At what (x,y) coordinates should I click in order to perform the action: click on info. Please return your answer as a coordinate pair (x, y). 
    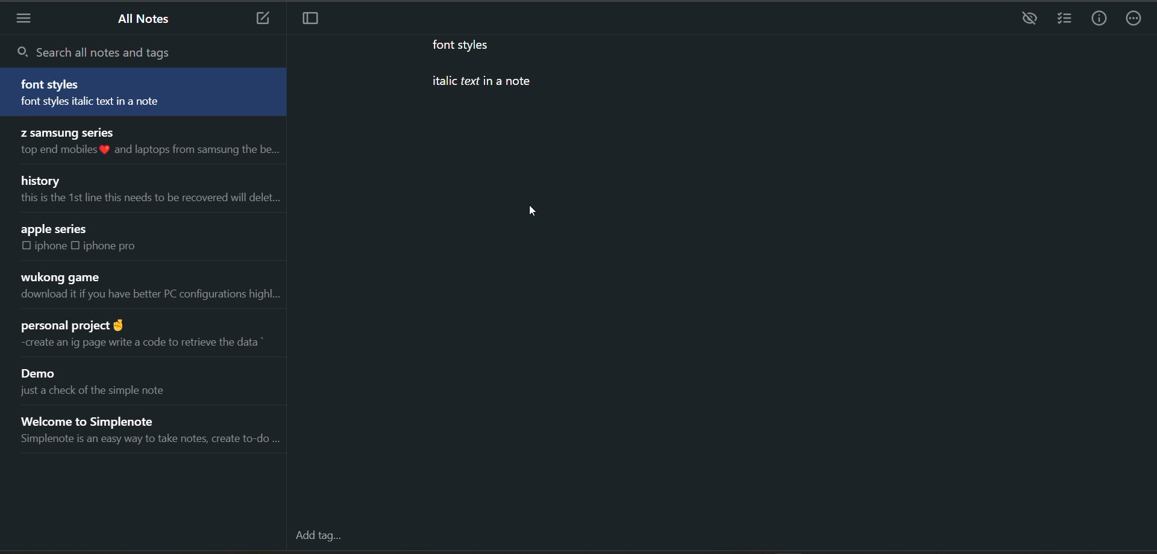
    Looking at the image, I should click on (1102, 17).